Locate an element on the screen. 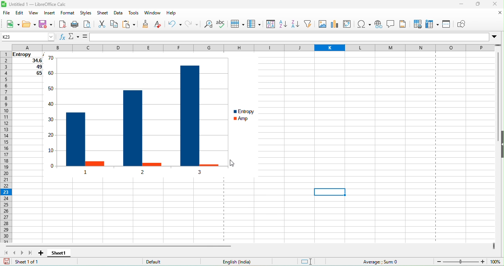 This screenshot has width=504, height=266. close is located at coordinates (496, 14).